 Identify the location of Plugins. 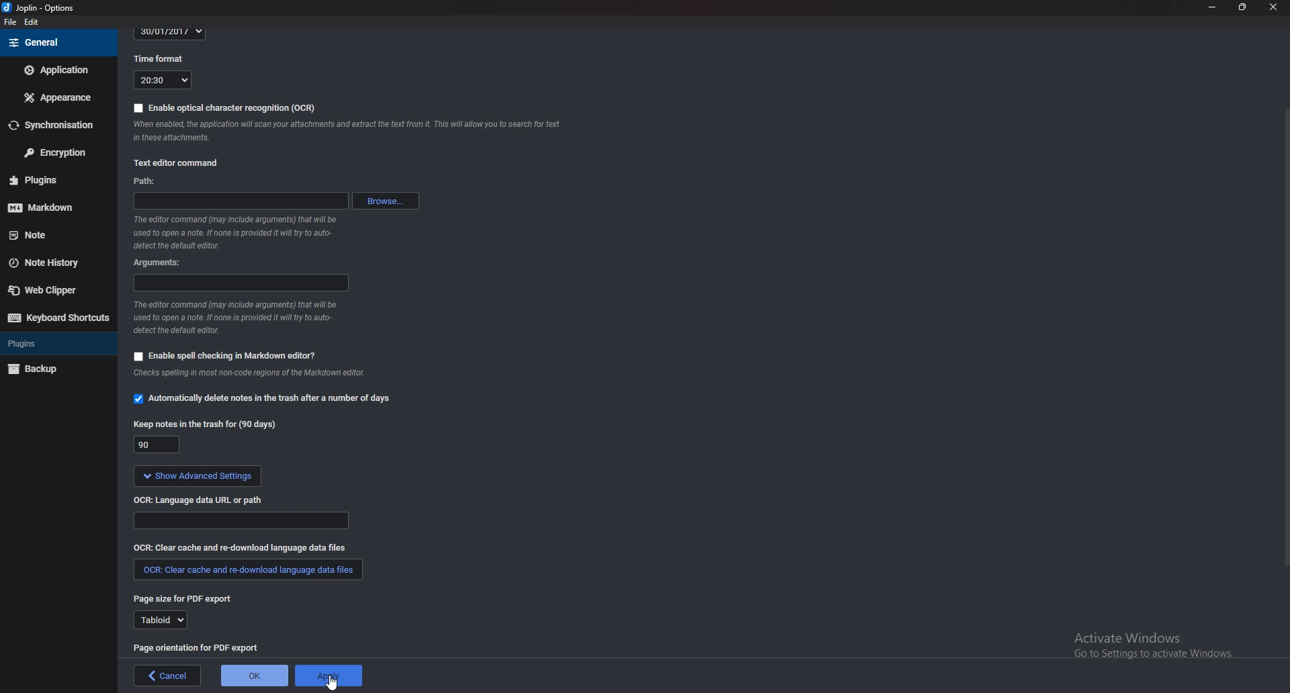
(51, 342).